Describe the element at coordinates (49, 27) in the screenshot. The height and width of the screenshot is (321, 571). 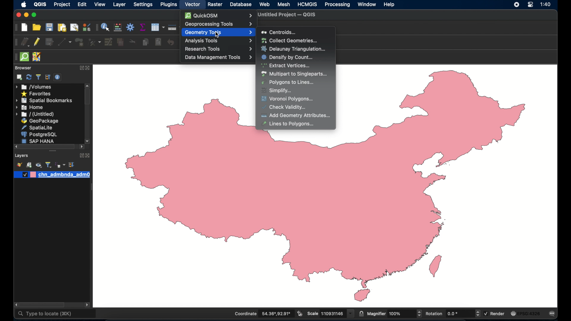
I see `save project` at that location.